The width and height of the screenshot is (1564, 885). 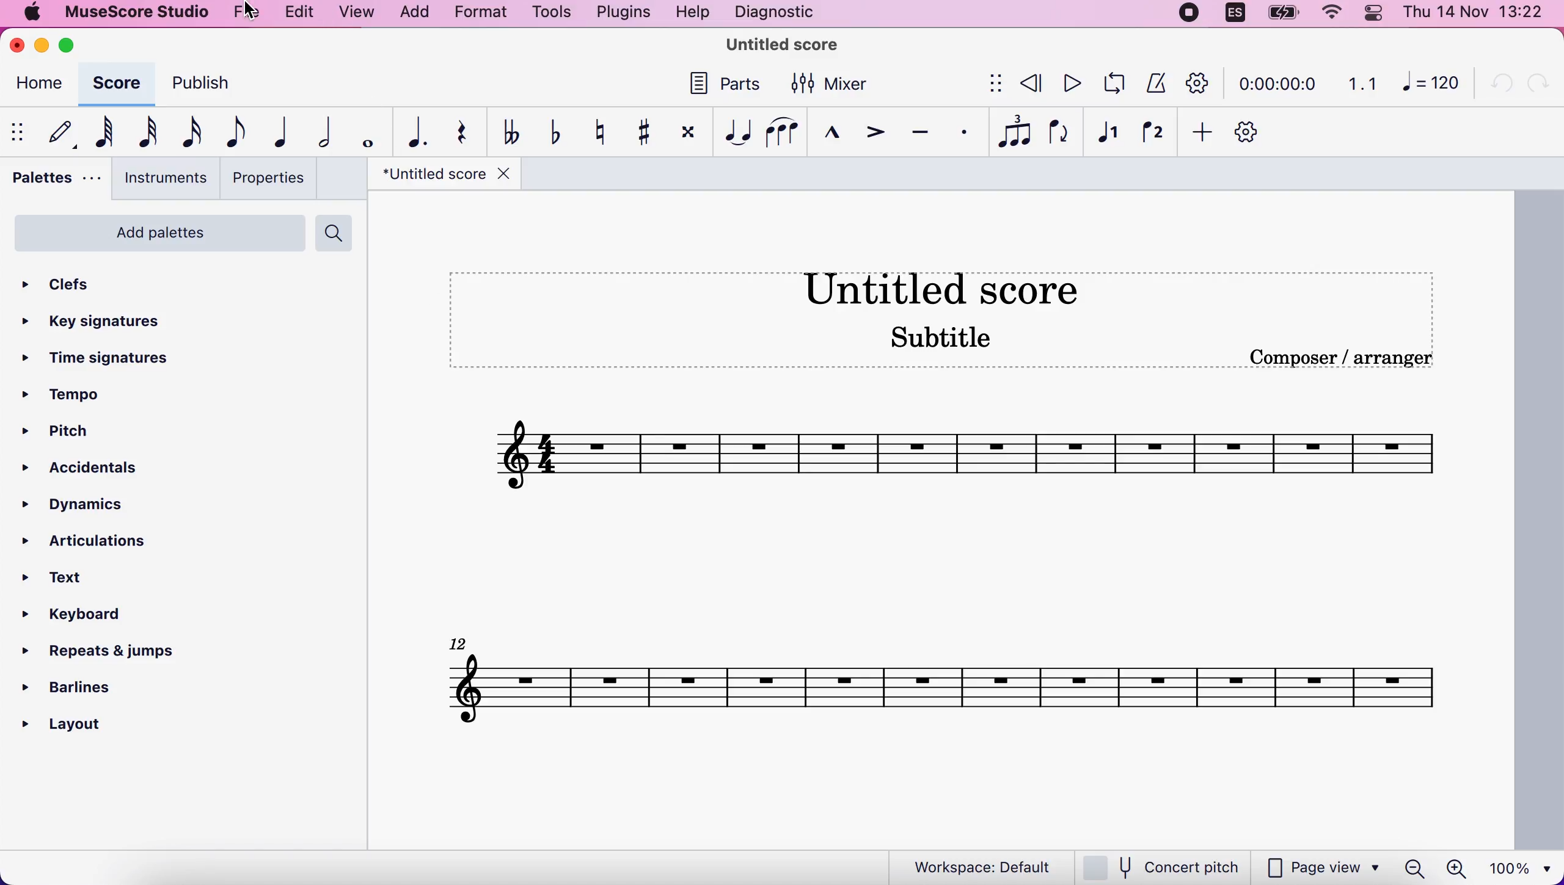 I want to click on add palettes, so click(x=159, y=232).